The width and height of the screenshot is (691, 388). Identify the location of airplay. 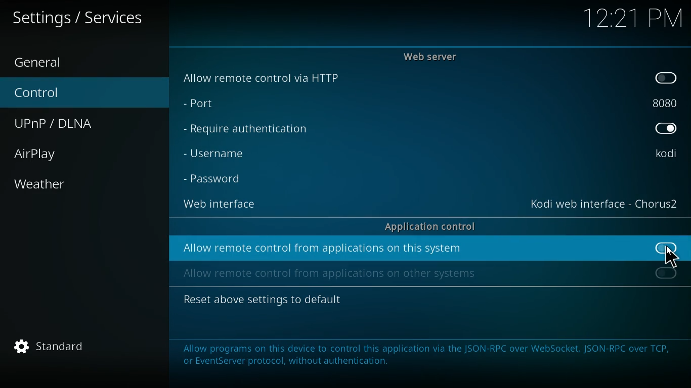
(85, 157).